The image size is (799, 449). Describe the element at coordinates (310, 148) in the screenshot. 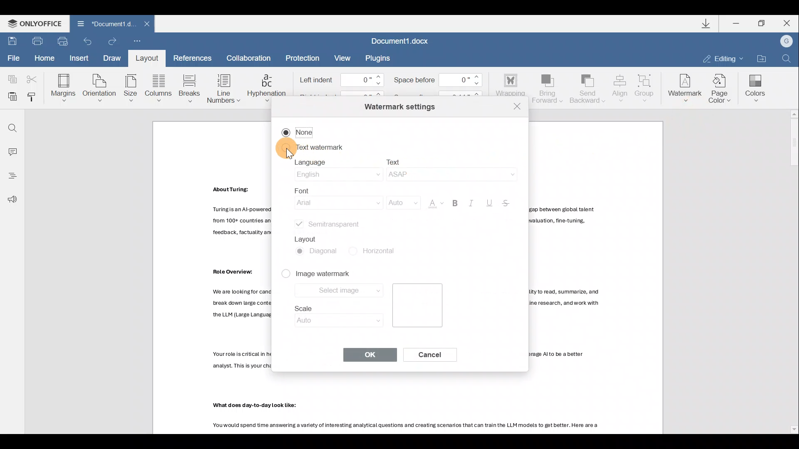

I see `Text watermark` at that location.